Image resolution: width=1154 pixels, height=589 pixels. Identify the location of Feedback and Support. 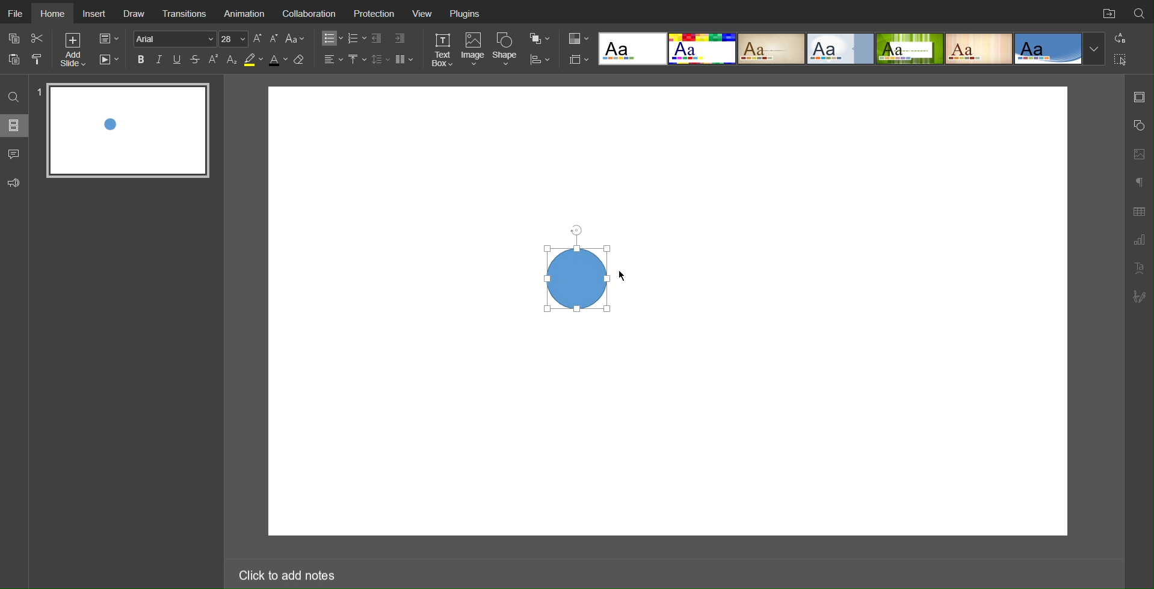
(14, 183).